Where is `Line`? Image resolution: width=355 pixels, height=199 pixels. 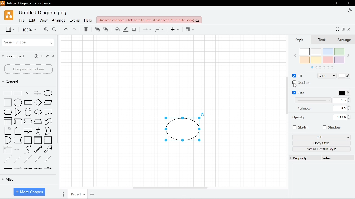 Line is located at coordinates (299, 93).